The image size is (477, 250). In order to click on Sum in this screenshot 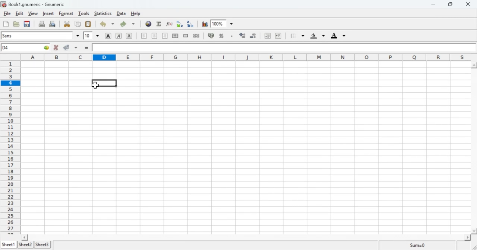, I will do `click(417, 245)`.